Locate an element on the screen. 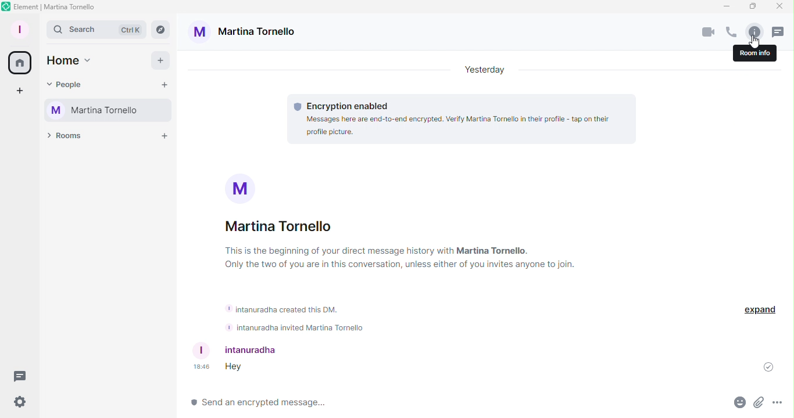 The width and height of the screenshot is (794, 418). Emoji is located at coordinates (739, 403).